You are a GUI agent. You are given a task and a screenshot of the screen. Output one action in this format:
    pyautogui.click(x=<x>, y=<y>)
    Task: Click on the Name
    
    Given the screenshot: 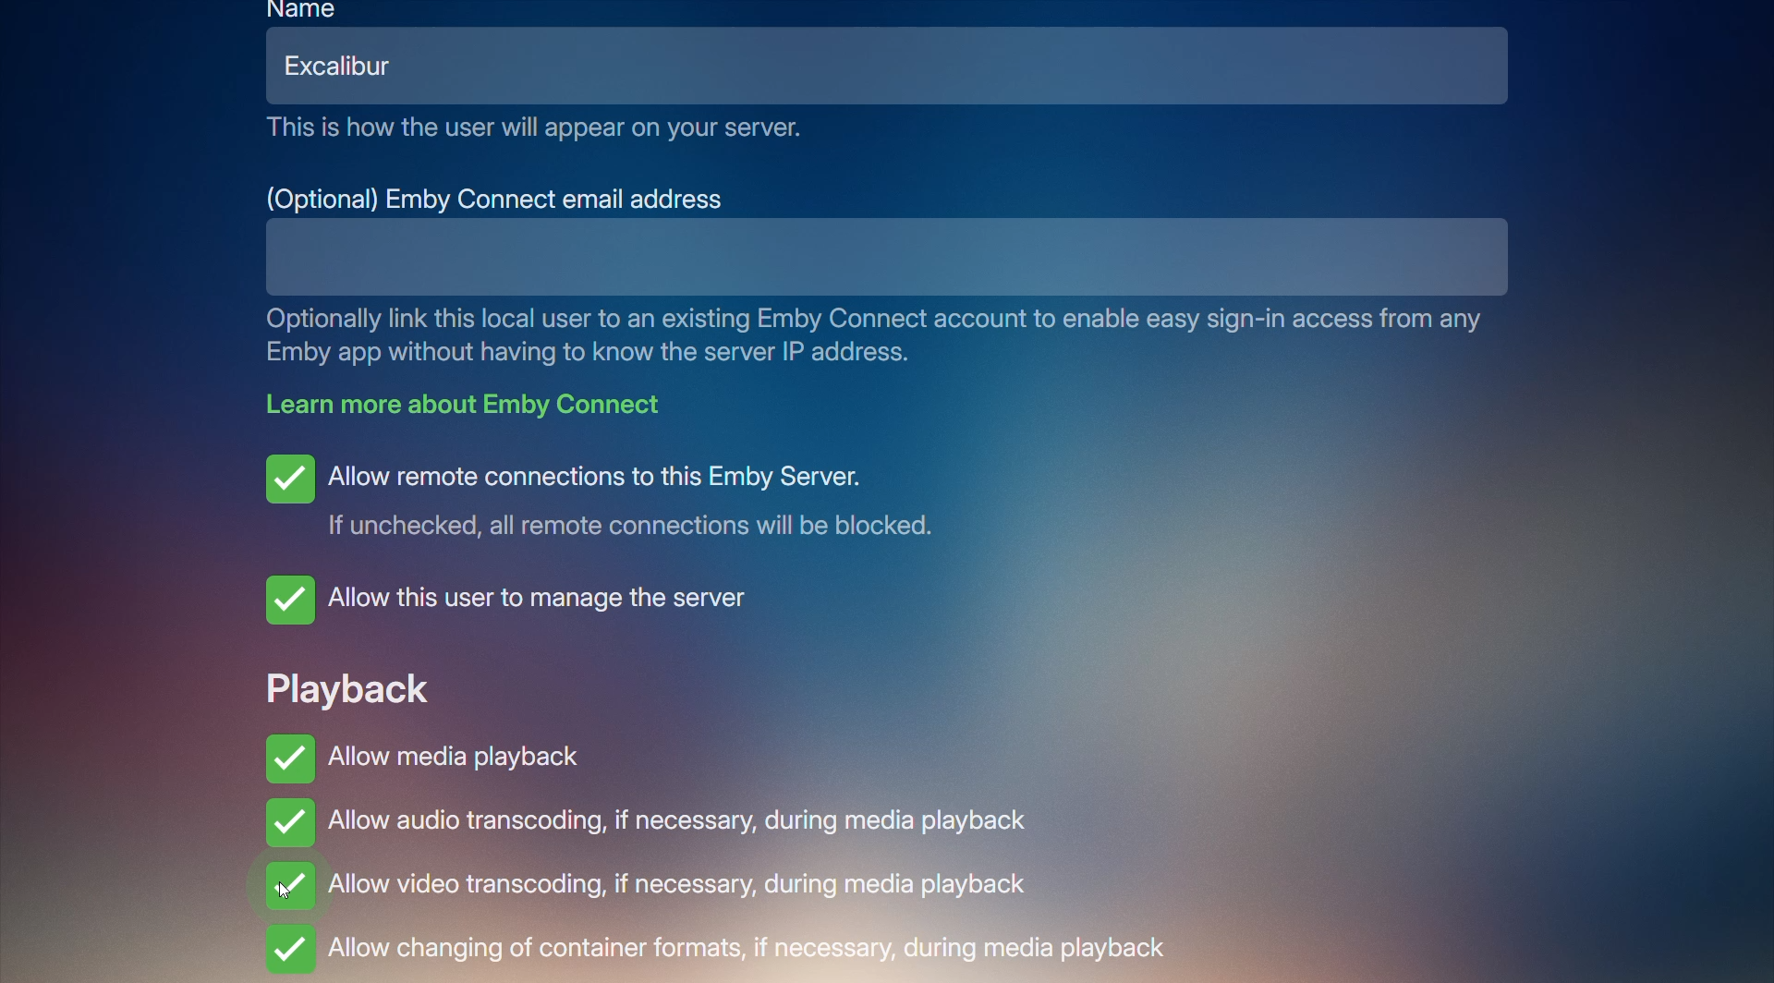 What is the action you would take?
    pyautogui.click(x=305, y=10)
    